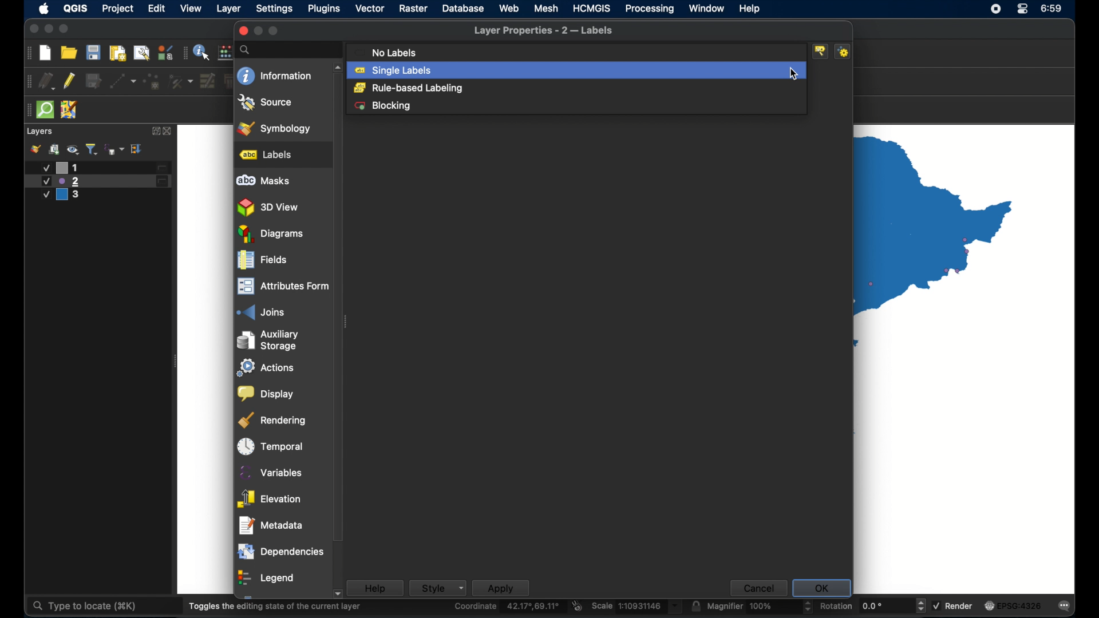 This screenshot has height=618, width=1099. What do you see at coordinates (637, 607) in the screenshot?
I see `scale` at bounding box center [637, 607].